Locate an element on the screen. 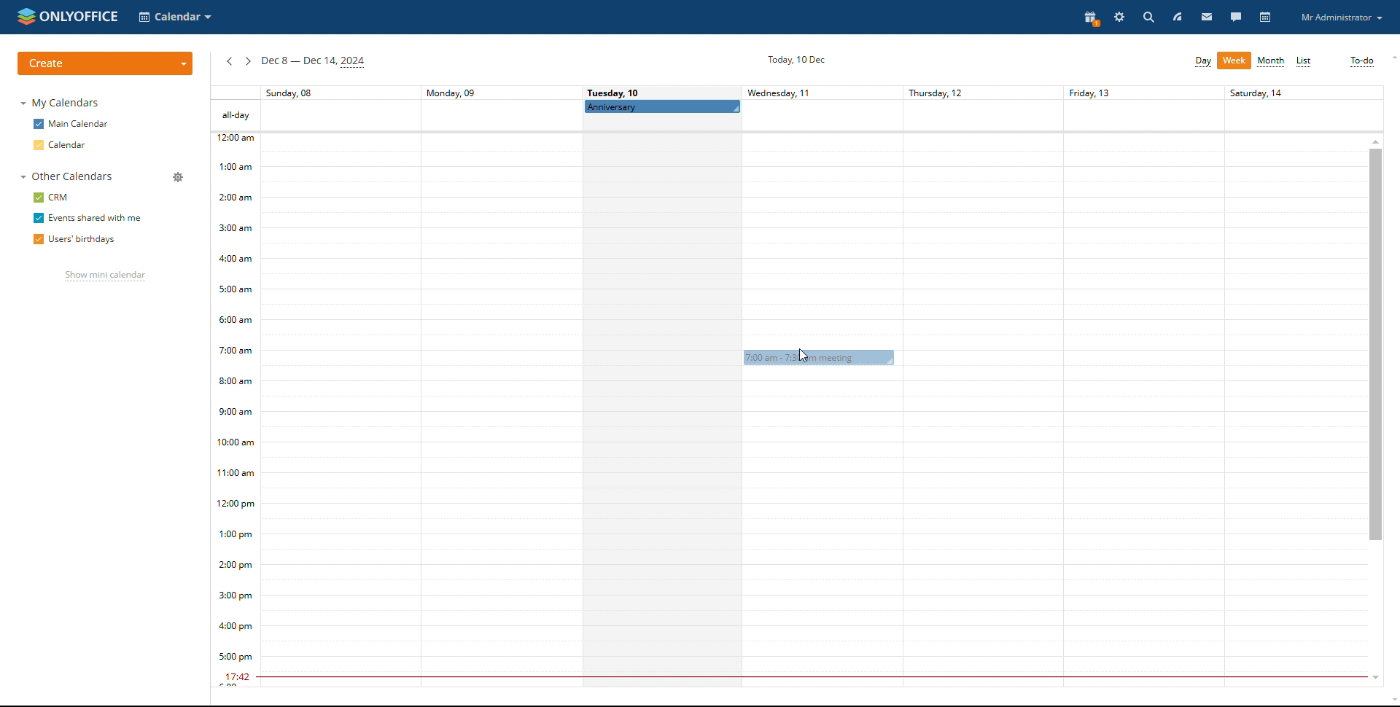 The height and width of the screenshot is (707, 1400). feed is located at coordinates (1194, 17).